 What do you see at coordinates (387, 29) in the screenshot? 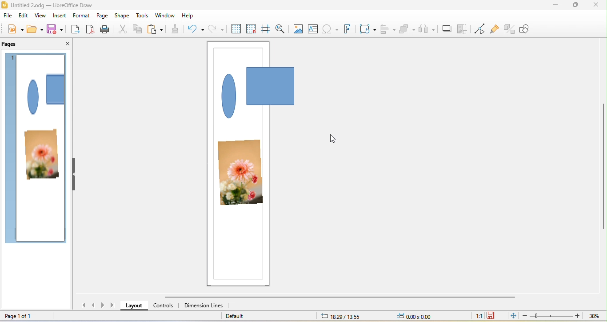
I see `align object` at bounding box center [387, 29].